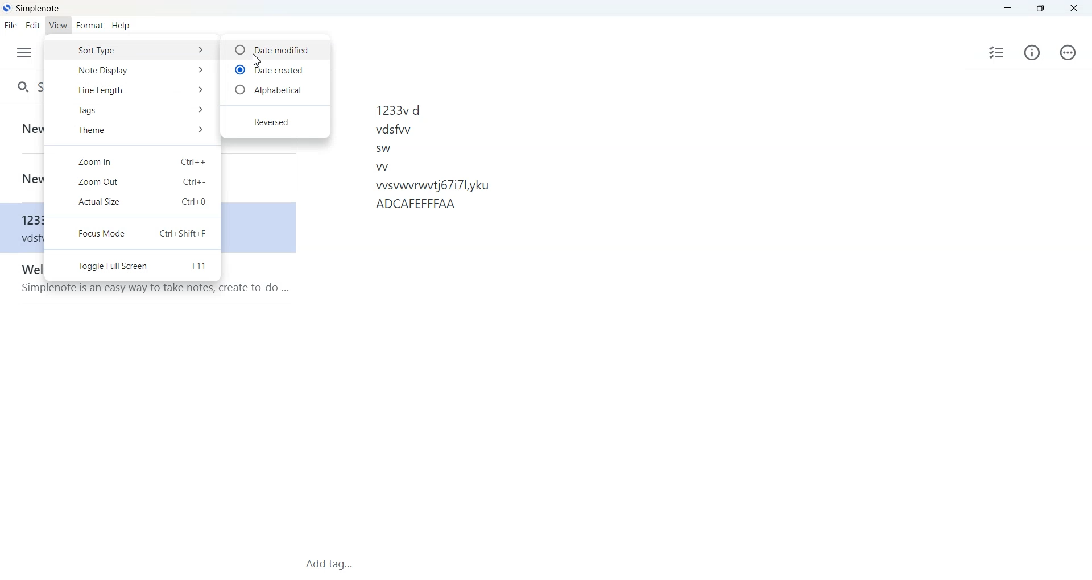 This screenshot has width=1092, height=580. Describe the element at coordinates (133, 233) in the screenshot. I see `Focus Mode` at that location.